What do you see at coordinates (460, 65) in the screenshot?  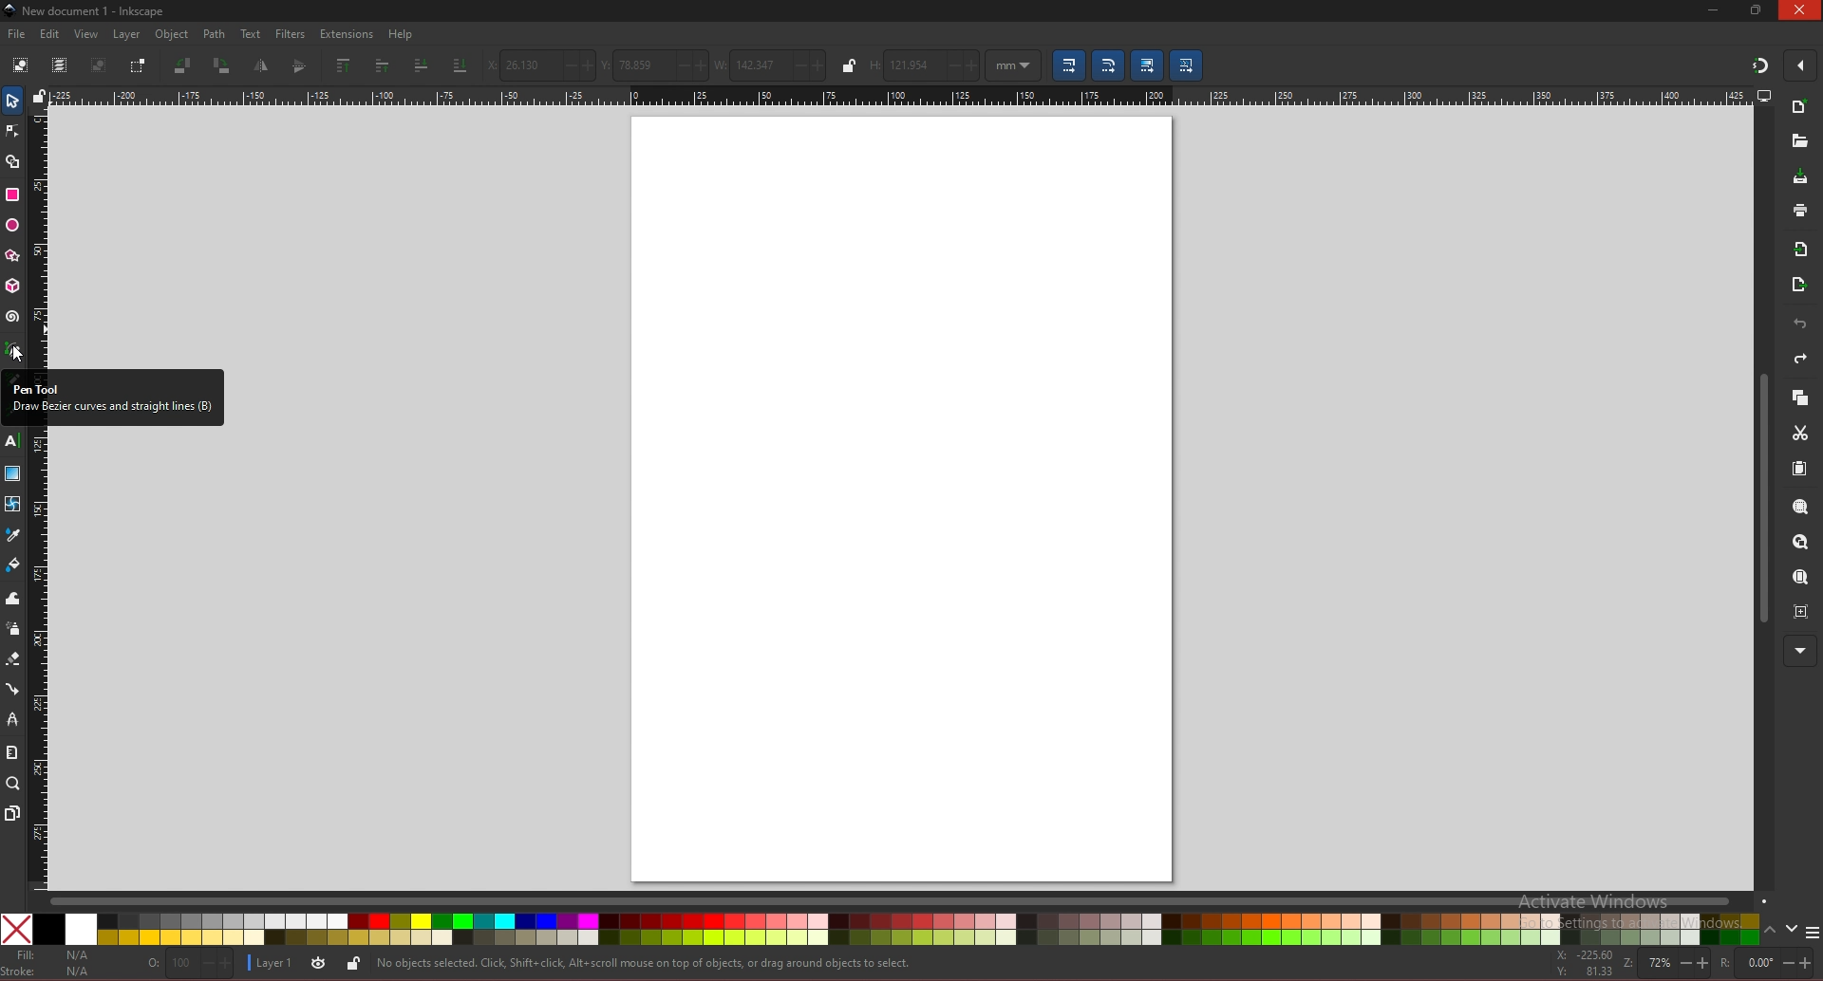 I see `lower selection to bottom` at bounding box center [460, 65].